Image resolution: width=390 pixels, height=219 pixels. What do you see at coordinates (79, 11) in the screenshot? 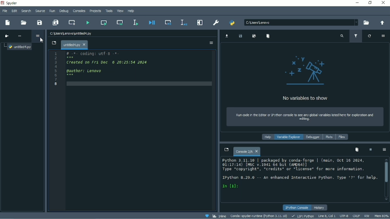
I see `Consoles` at bounding box center [79, 11].